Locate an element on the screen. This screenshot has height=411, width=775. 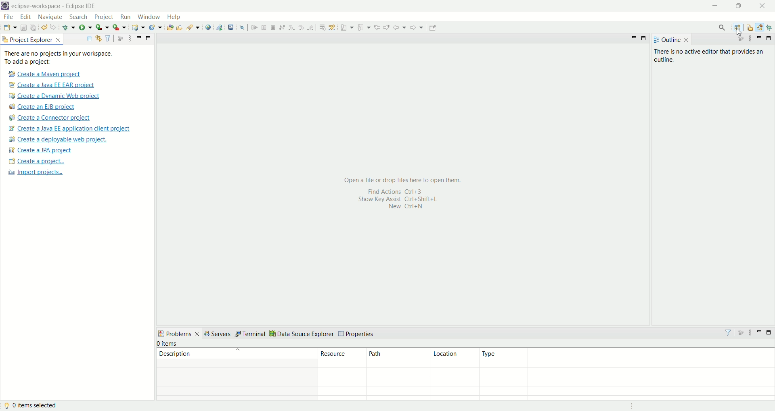
create a Java EE is located at coordinates (73, 129).